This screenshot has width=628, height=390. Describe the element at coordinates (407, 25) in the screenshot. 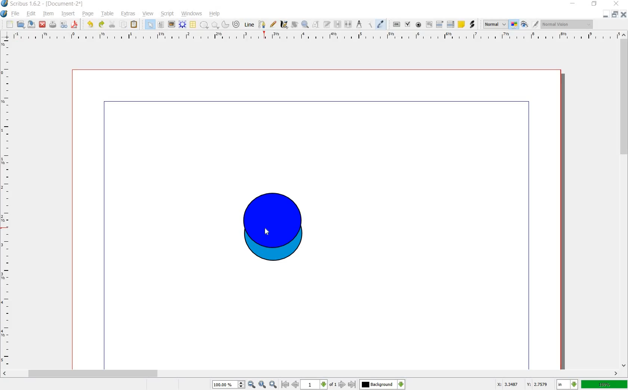

I see `pdf check box` at that location.